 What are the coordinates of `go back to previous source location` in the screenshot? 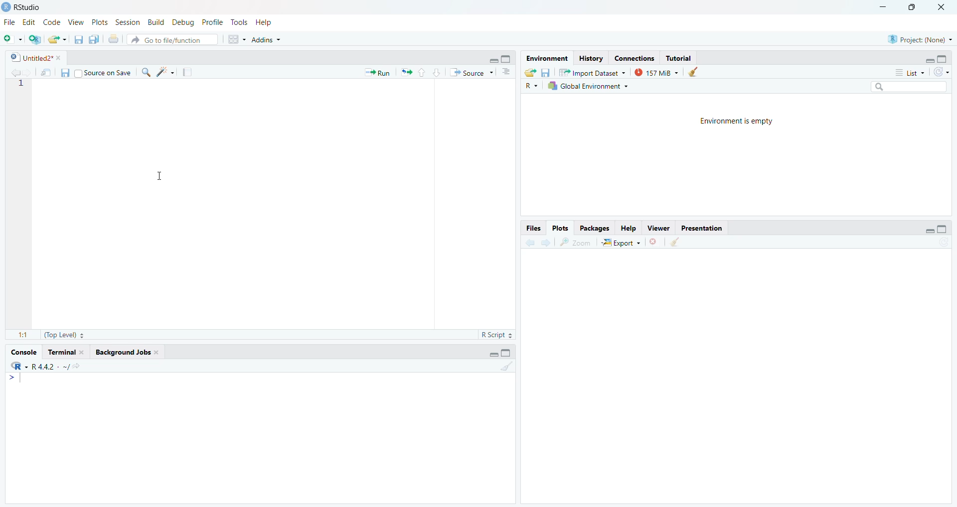 It's located at (17, 71).